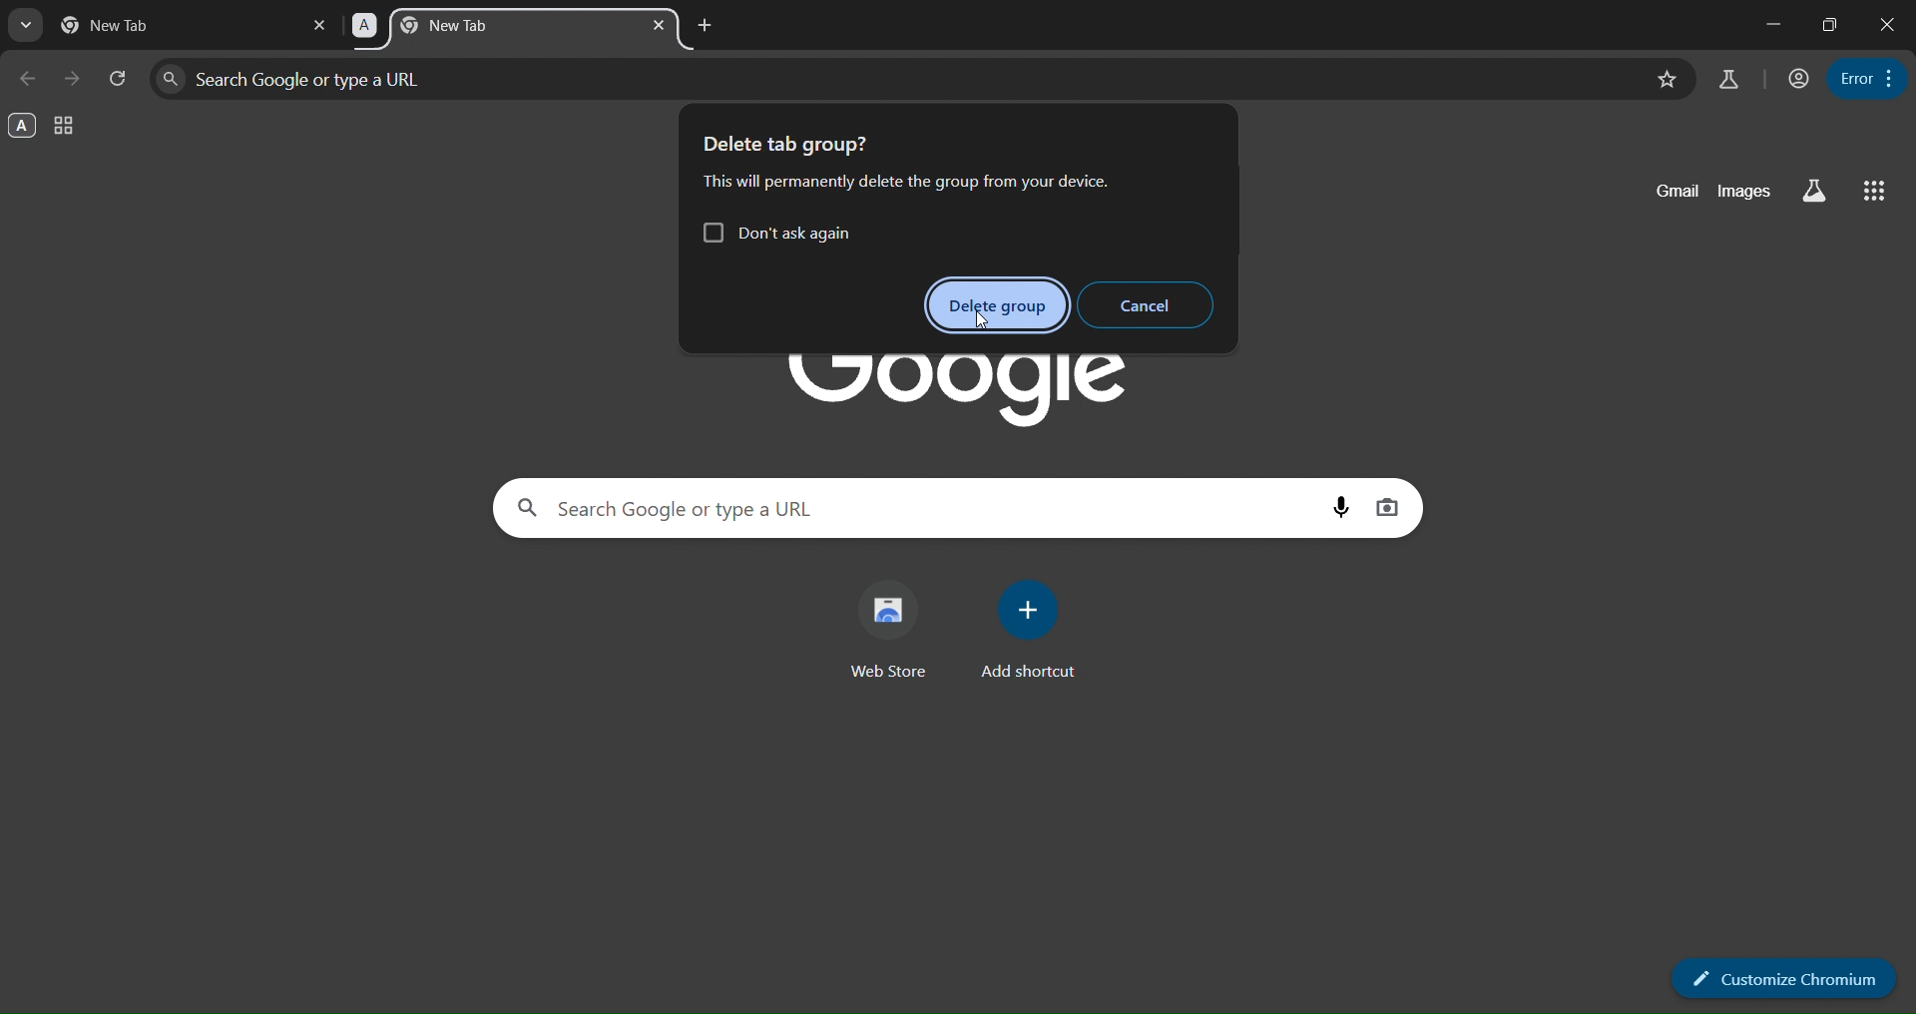 Image resolution: width=1916 pixels, height=1014 pixels. Describe the element at coordinates (1888, 22) in the screenshot. I see `close` at that location.